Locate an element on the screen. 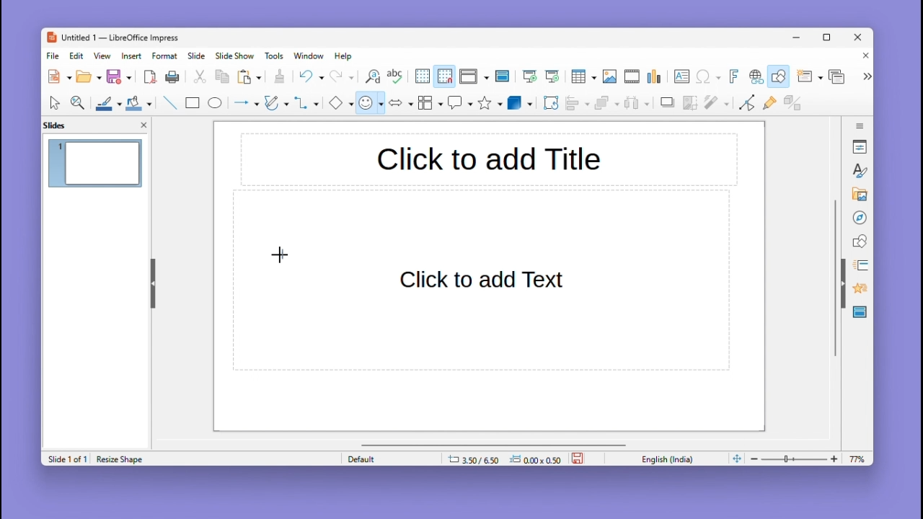  Line is located at coordinates (169, 102).